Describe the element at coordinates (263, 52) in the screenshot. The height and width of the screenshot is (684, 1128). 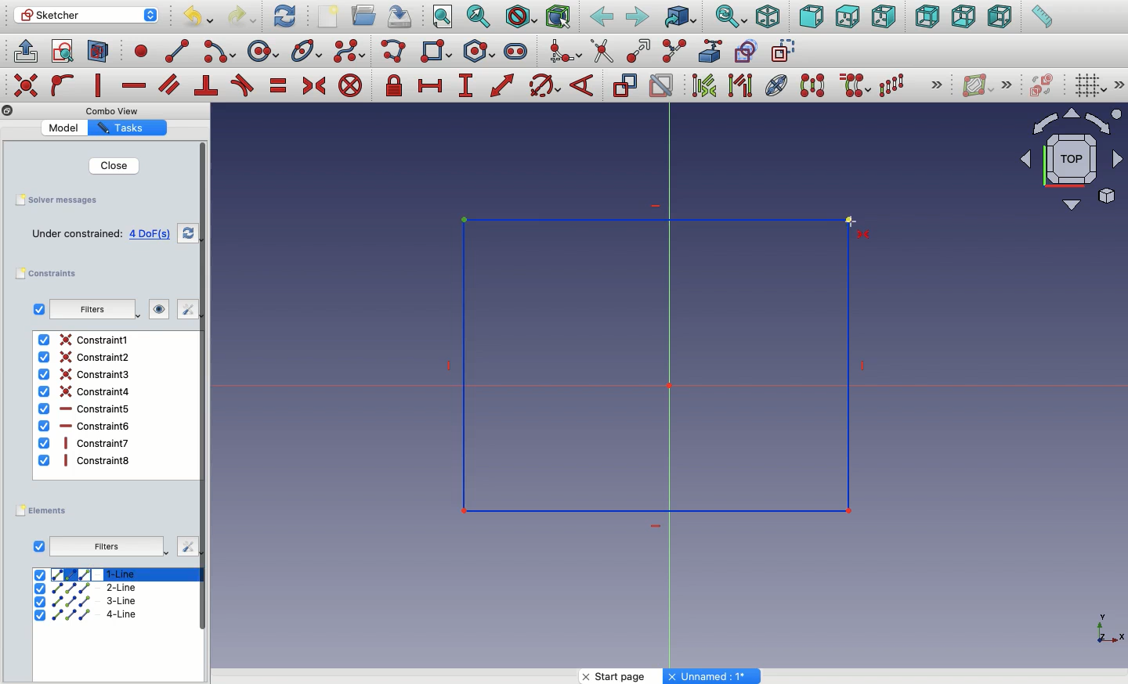
I see `circle` at that location.